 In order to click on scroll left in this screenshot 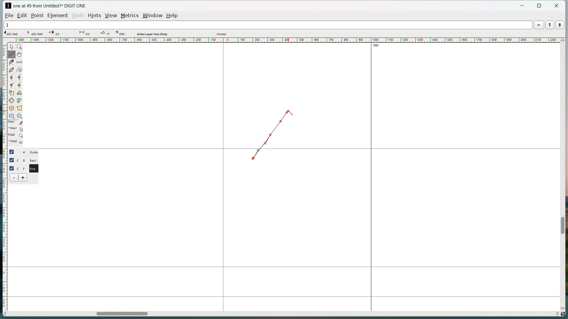, I will do `click(5, 314)`.